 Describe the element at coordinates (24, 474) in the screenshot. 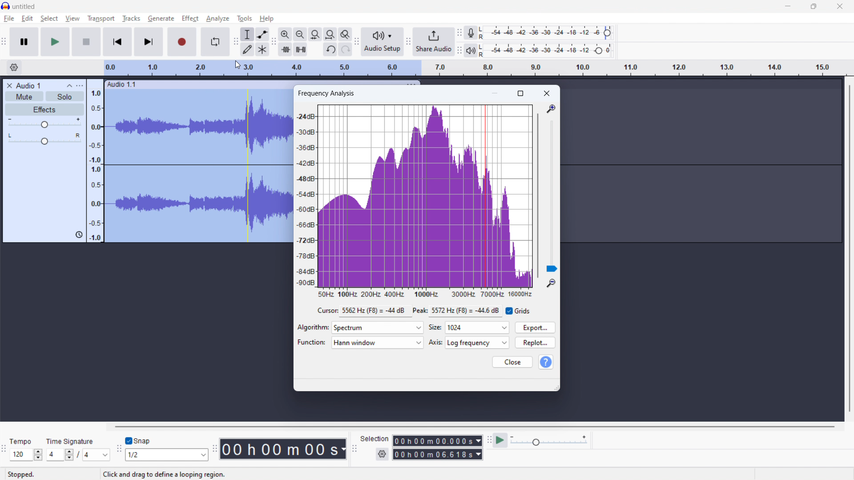

I see `Stopped` at that location.